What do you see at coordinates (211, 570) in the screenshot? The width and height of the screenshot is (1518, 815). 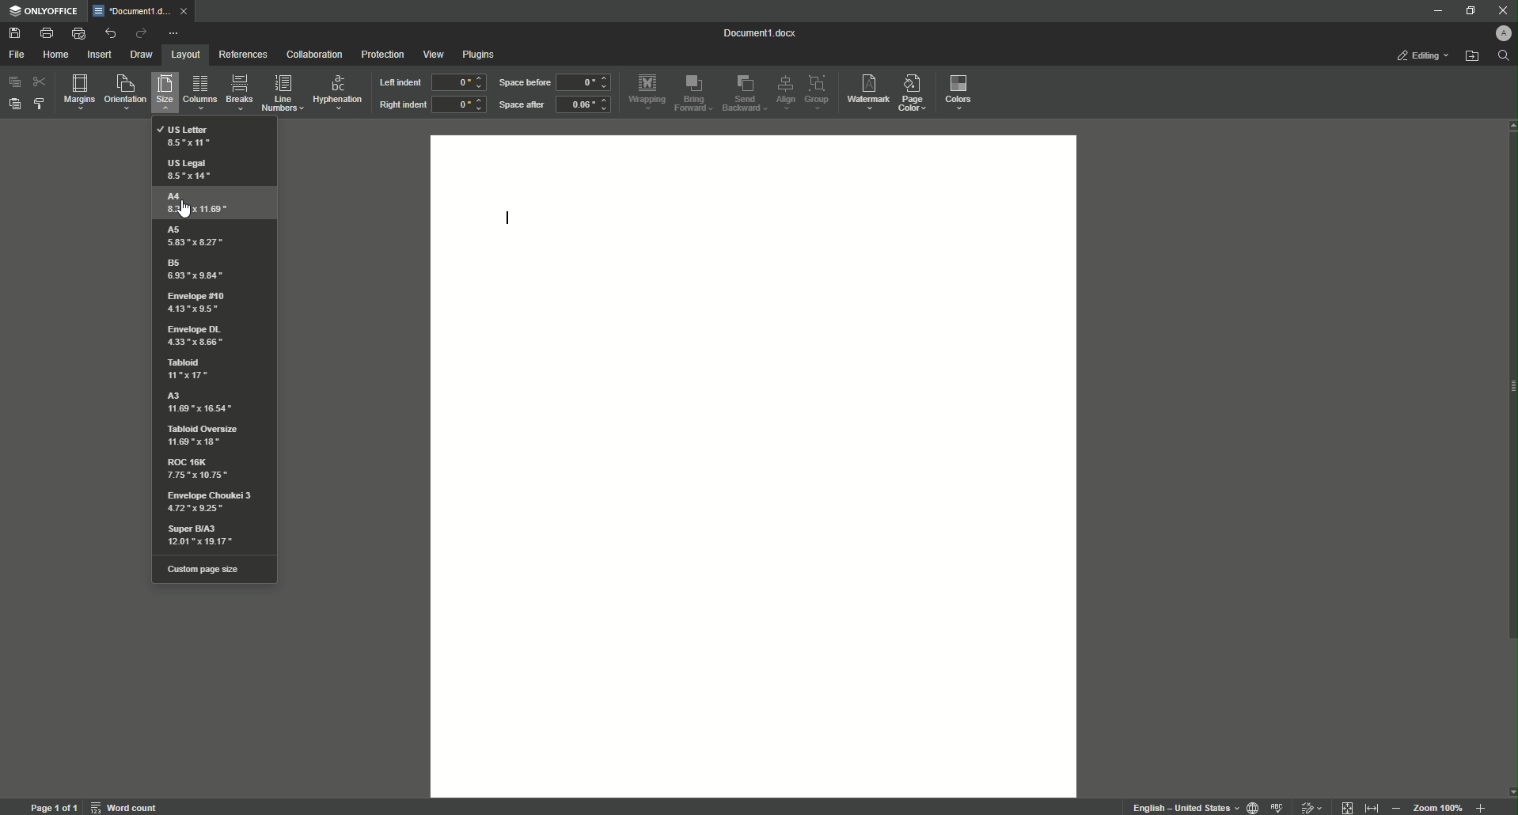 I see `Custom  Page Size` at bounding box center [211, 570].